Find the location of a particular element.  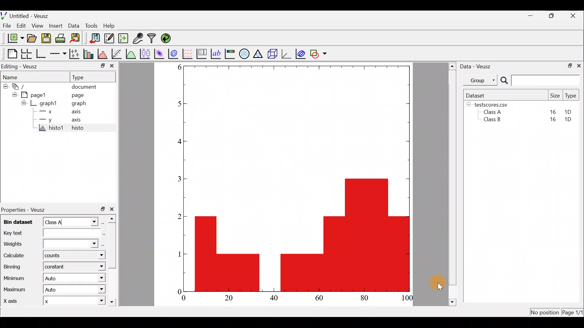

Histogram of a dataset is located at coordinates (103, 54).